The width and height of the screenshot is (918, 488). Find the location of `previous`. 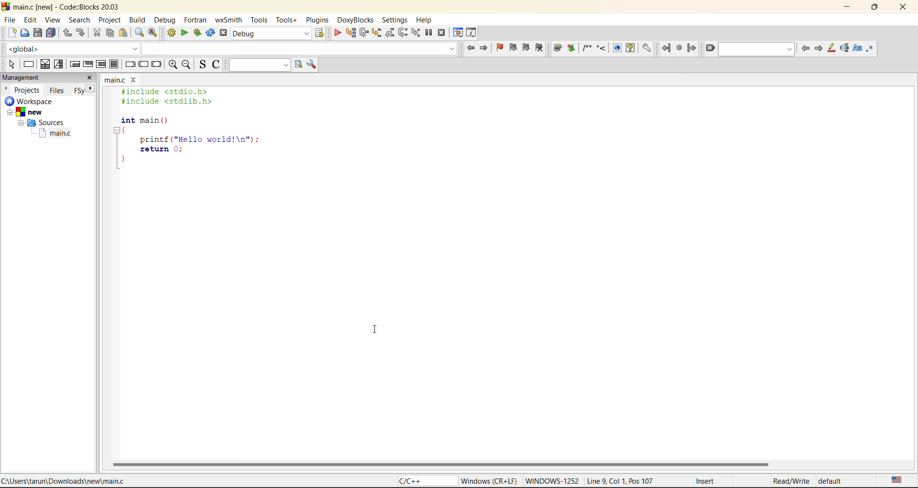

previous is located at coordinates (6, 88).